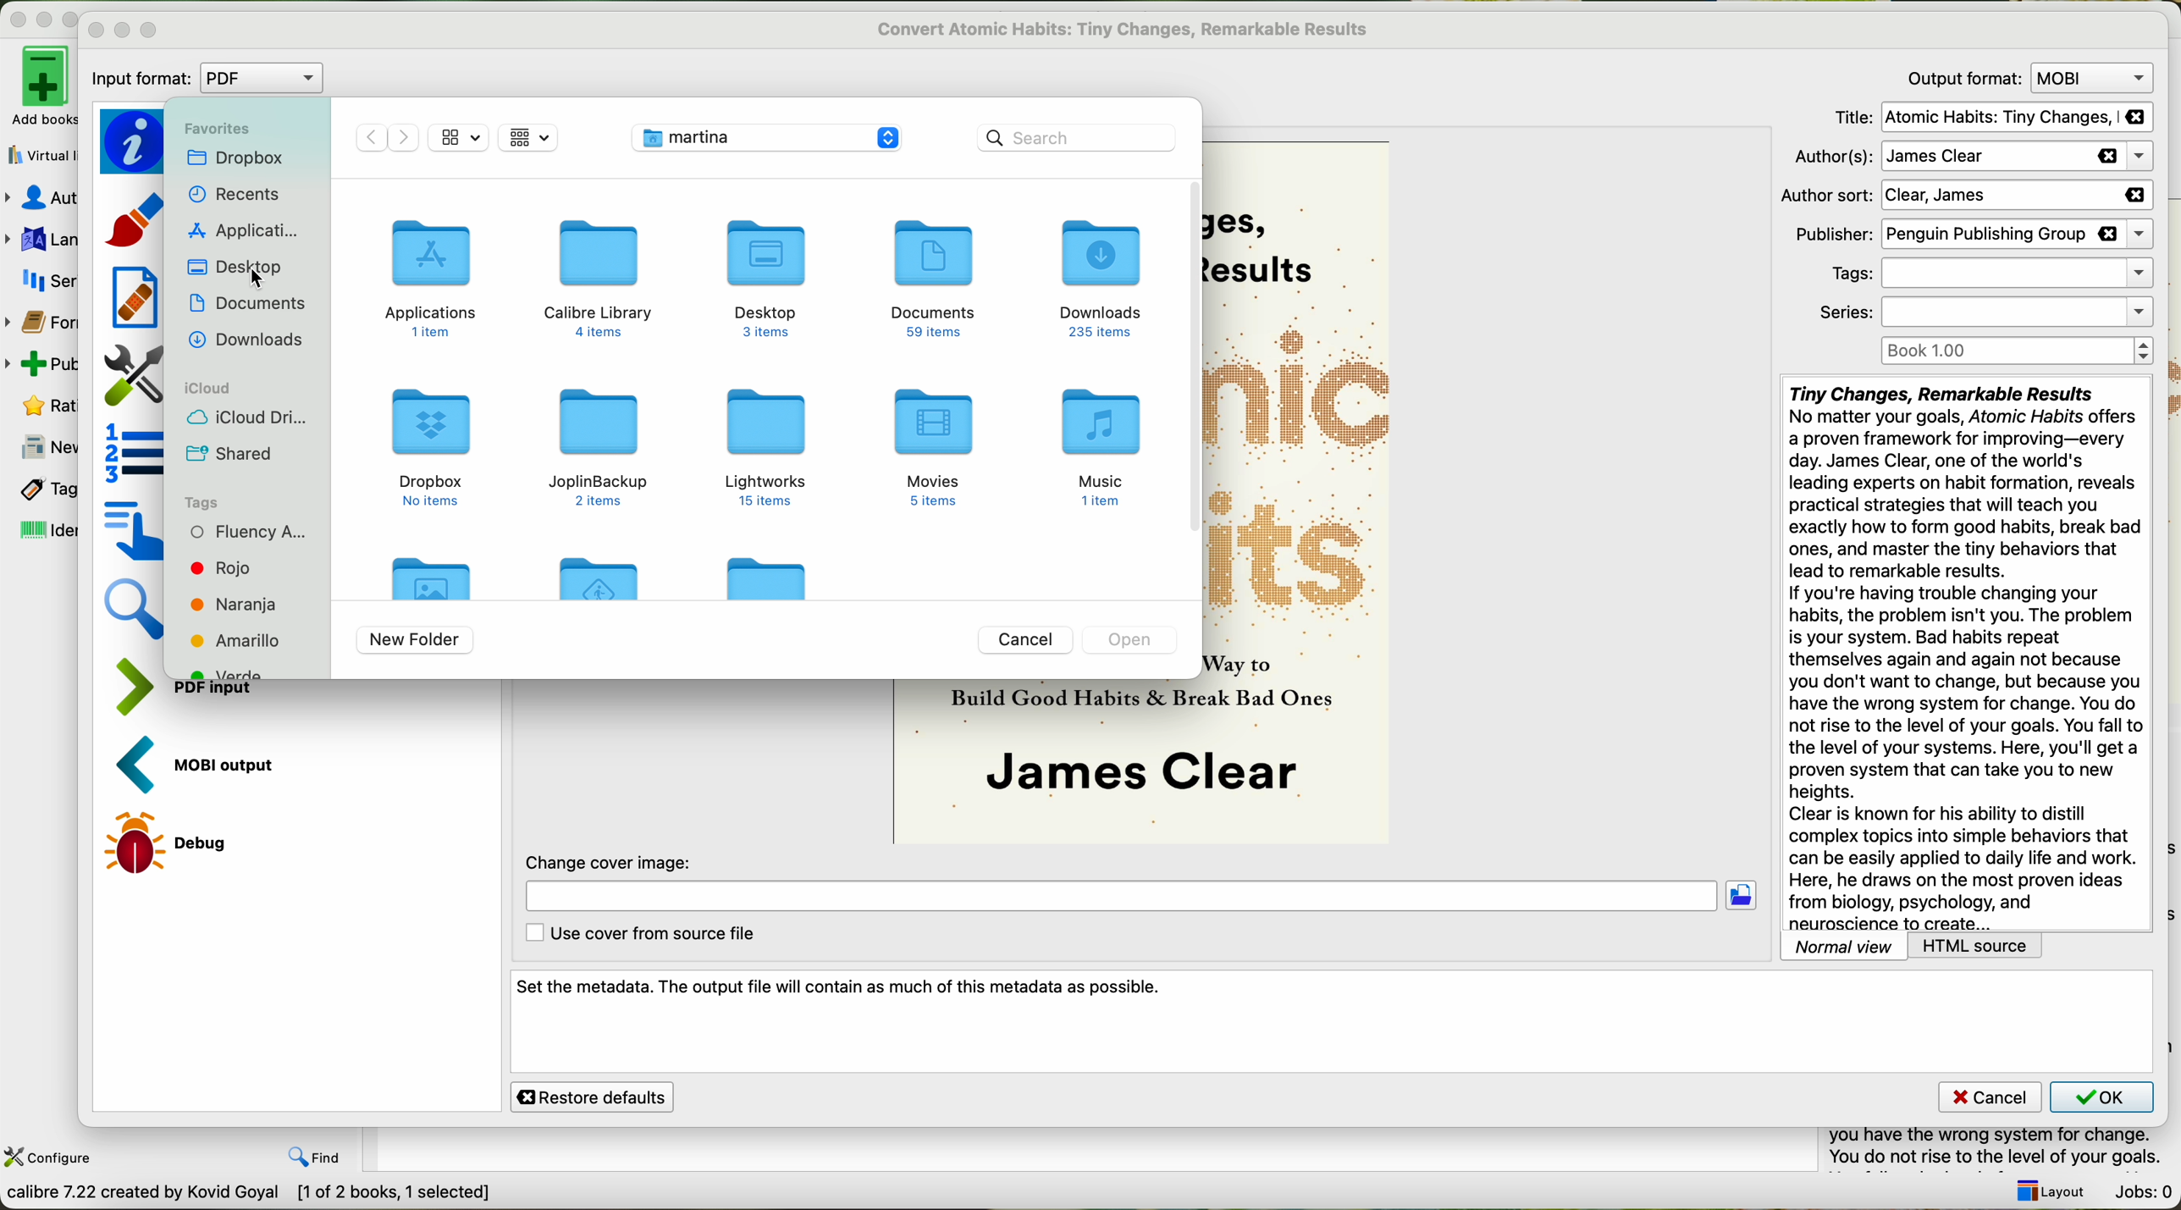 The width and height of the screenshot is (2181, 1210). What do you see at coordinates (2101, 1096) in the screenshot?
I see `OK` at bounding box center [2101, 1096].